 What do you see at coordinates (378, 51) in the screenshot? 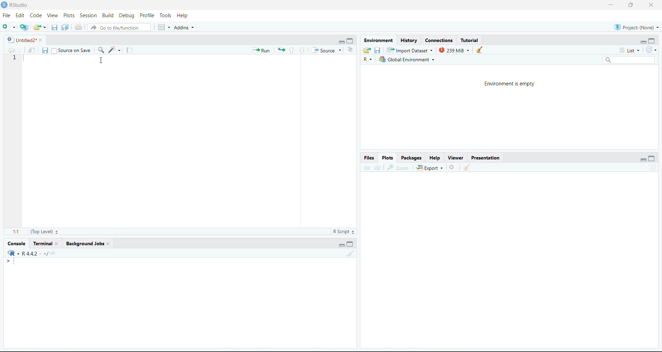
I see `Save workspace as` at bounding box center [378, 51].